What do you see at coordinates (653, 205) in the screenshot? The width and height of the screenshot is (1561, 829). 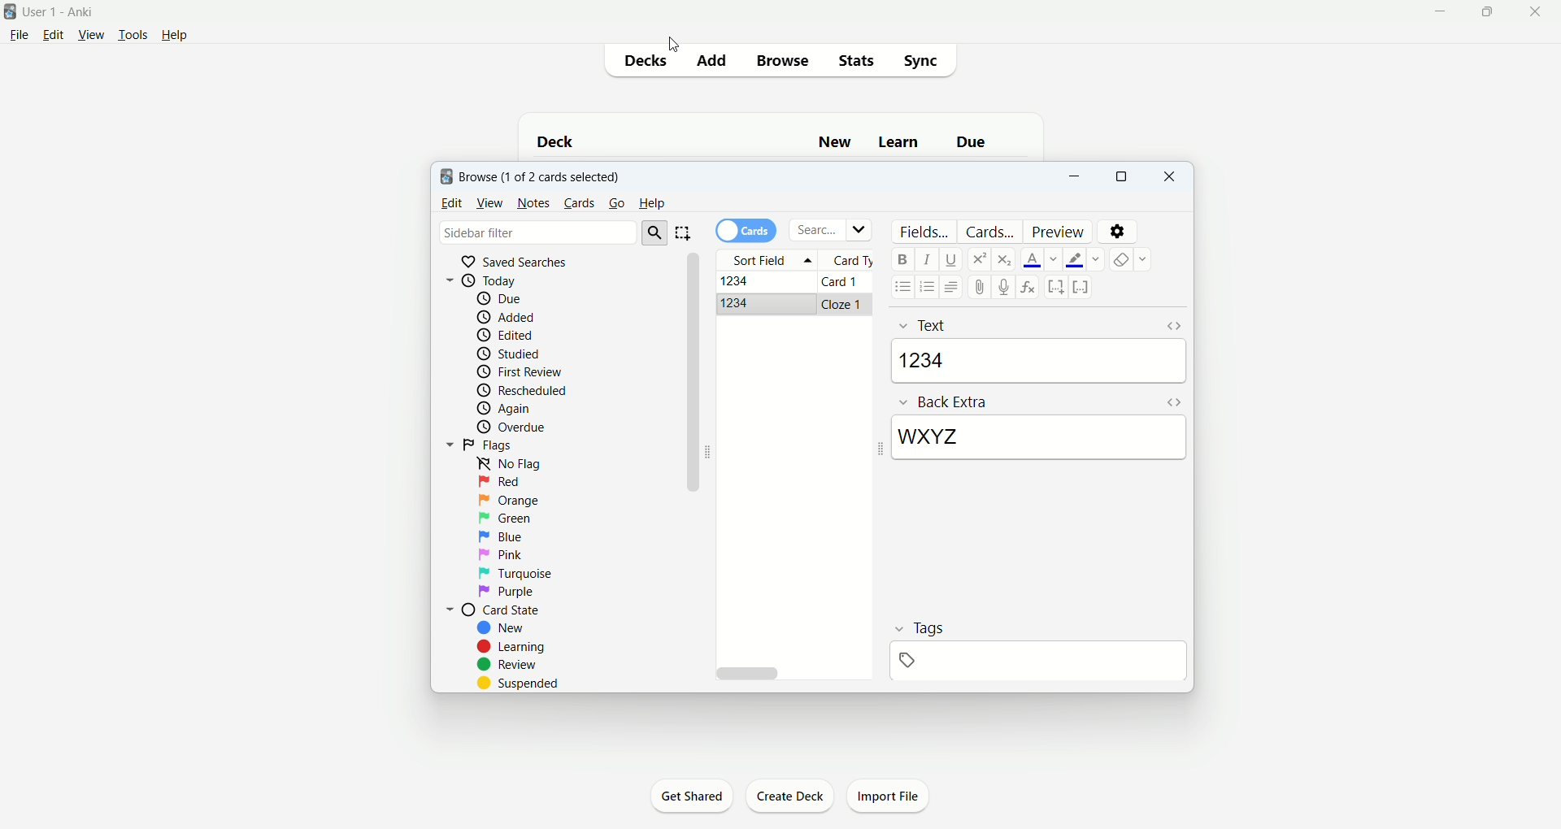 I see `help` at bounding box center [653, 205].